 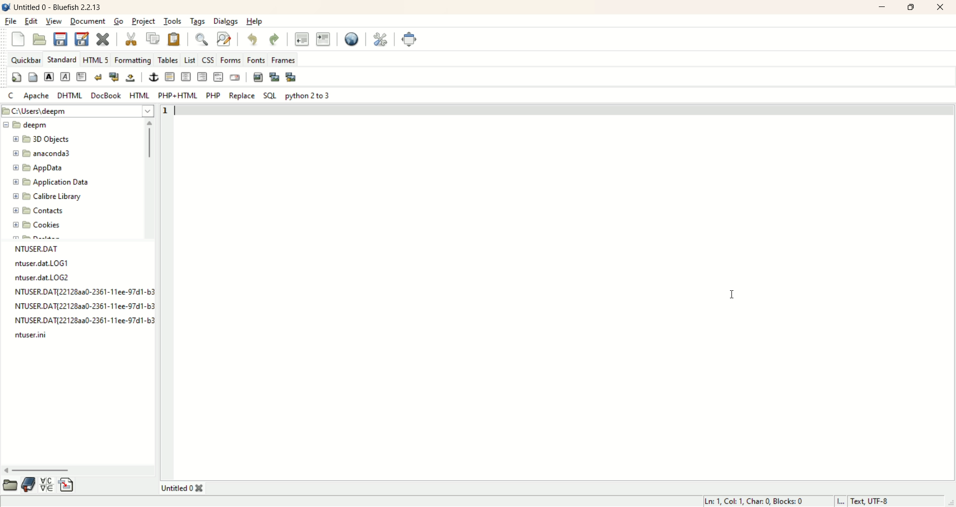 I want to click on insert image, so click(x=257, y=76).